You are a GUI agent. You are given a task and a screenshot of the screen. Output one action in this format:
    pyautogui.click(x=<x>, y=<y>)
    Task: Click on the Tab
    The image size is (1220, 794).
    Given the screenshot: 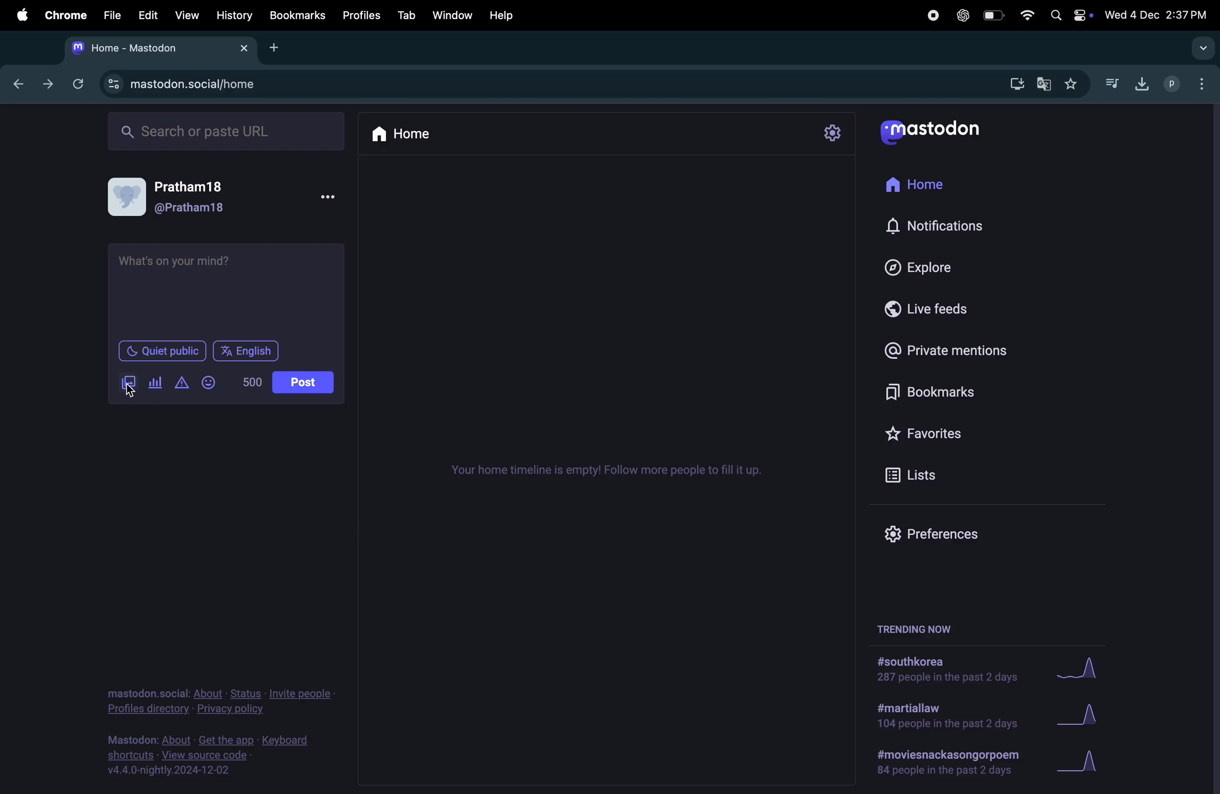 What is the action you would take?
    pyautogui.click(x=408, y=14)
    